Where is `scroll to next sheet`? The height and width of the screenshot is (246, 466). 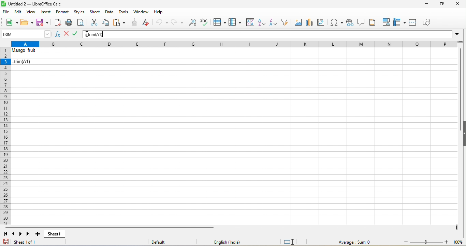 scroll to next sheet is located at coordinates (20, 234).